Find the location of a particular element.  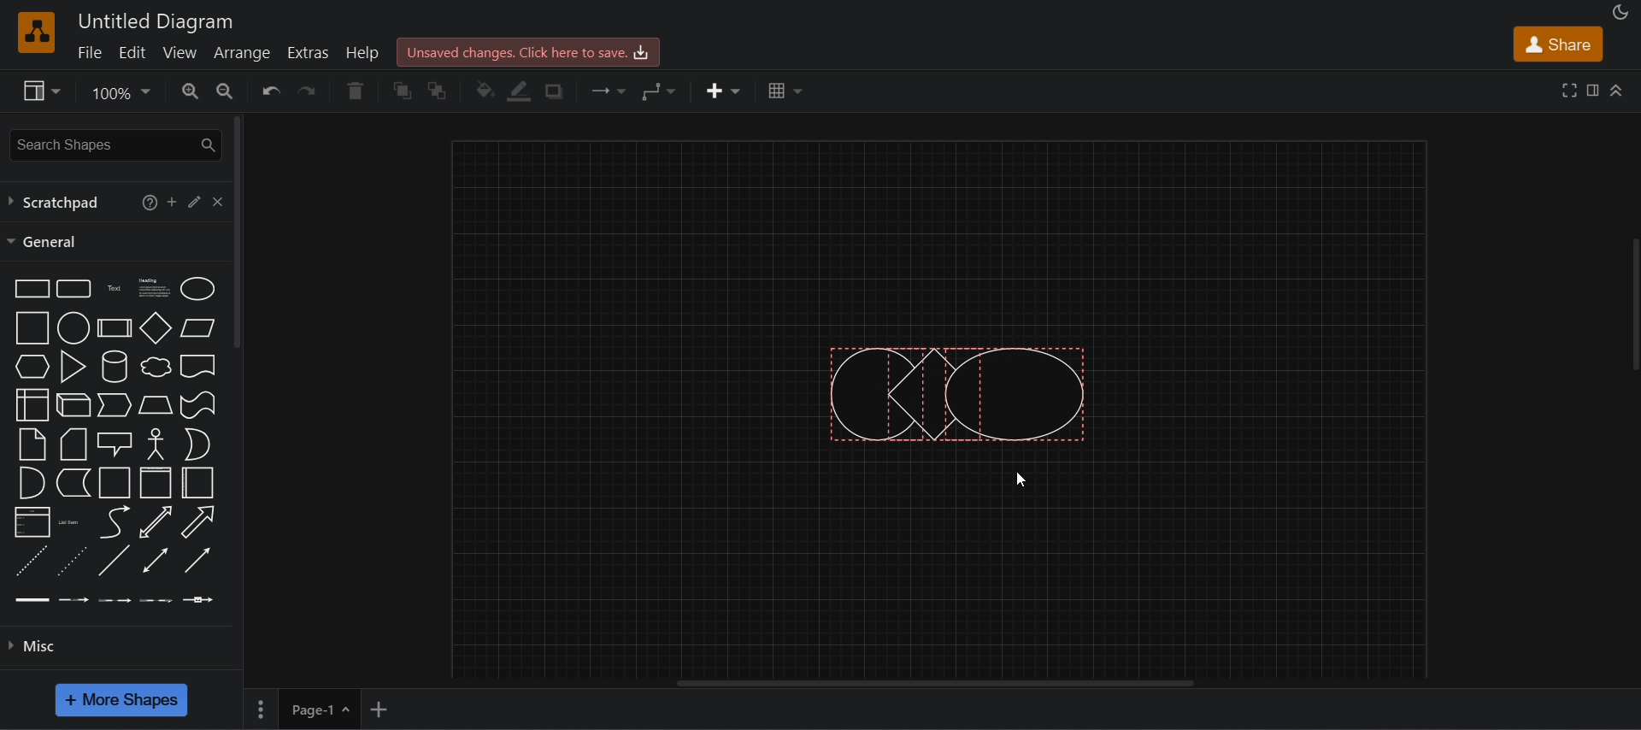

view is located at coordinates (39, 91).